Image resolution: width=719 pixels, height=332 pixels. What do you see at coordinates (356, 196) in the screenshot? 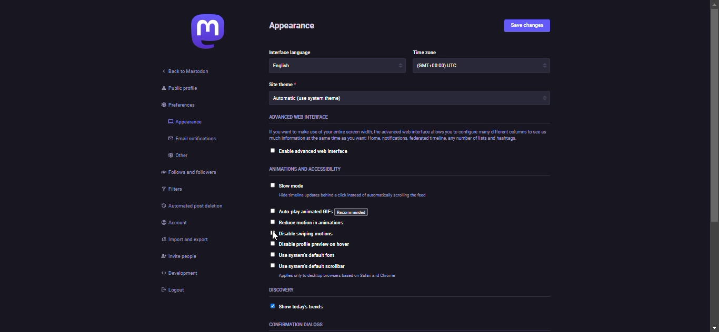
I see `info` at bounding box center [356, 196].